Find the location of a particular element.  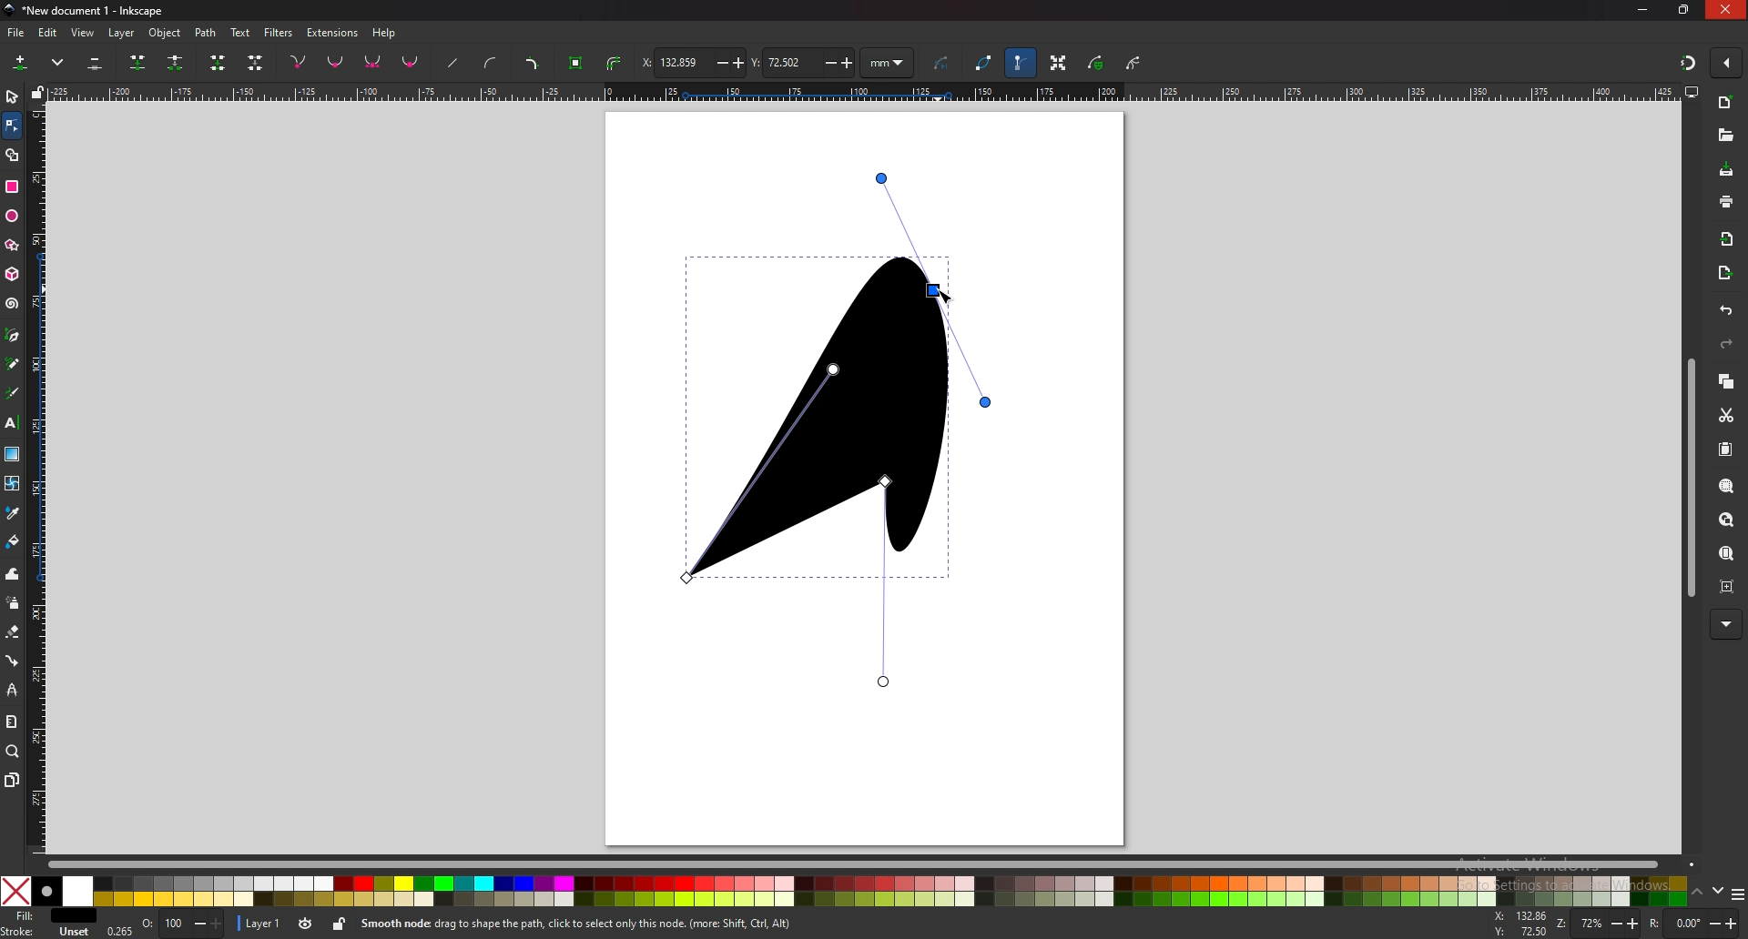

mesh is located at coordinates (13, 482).